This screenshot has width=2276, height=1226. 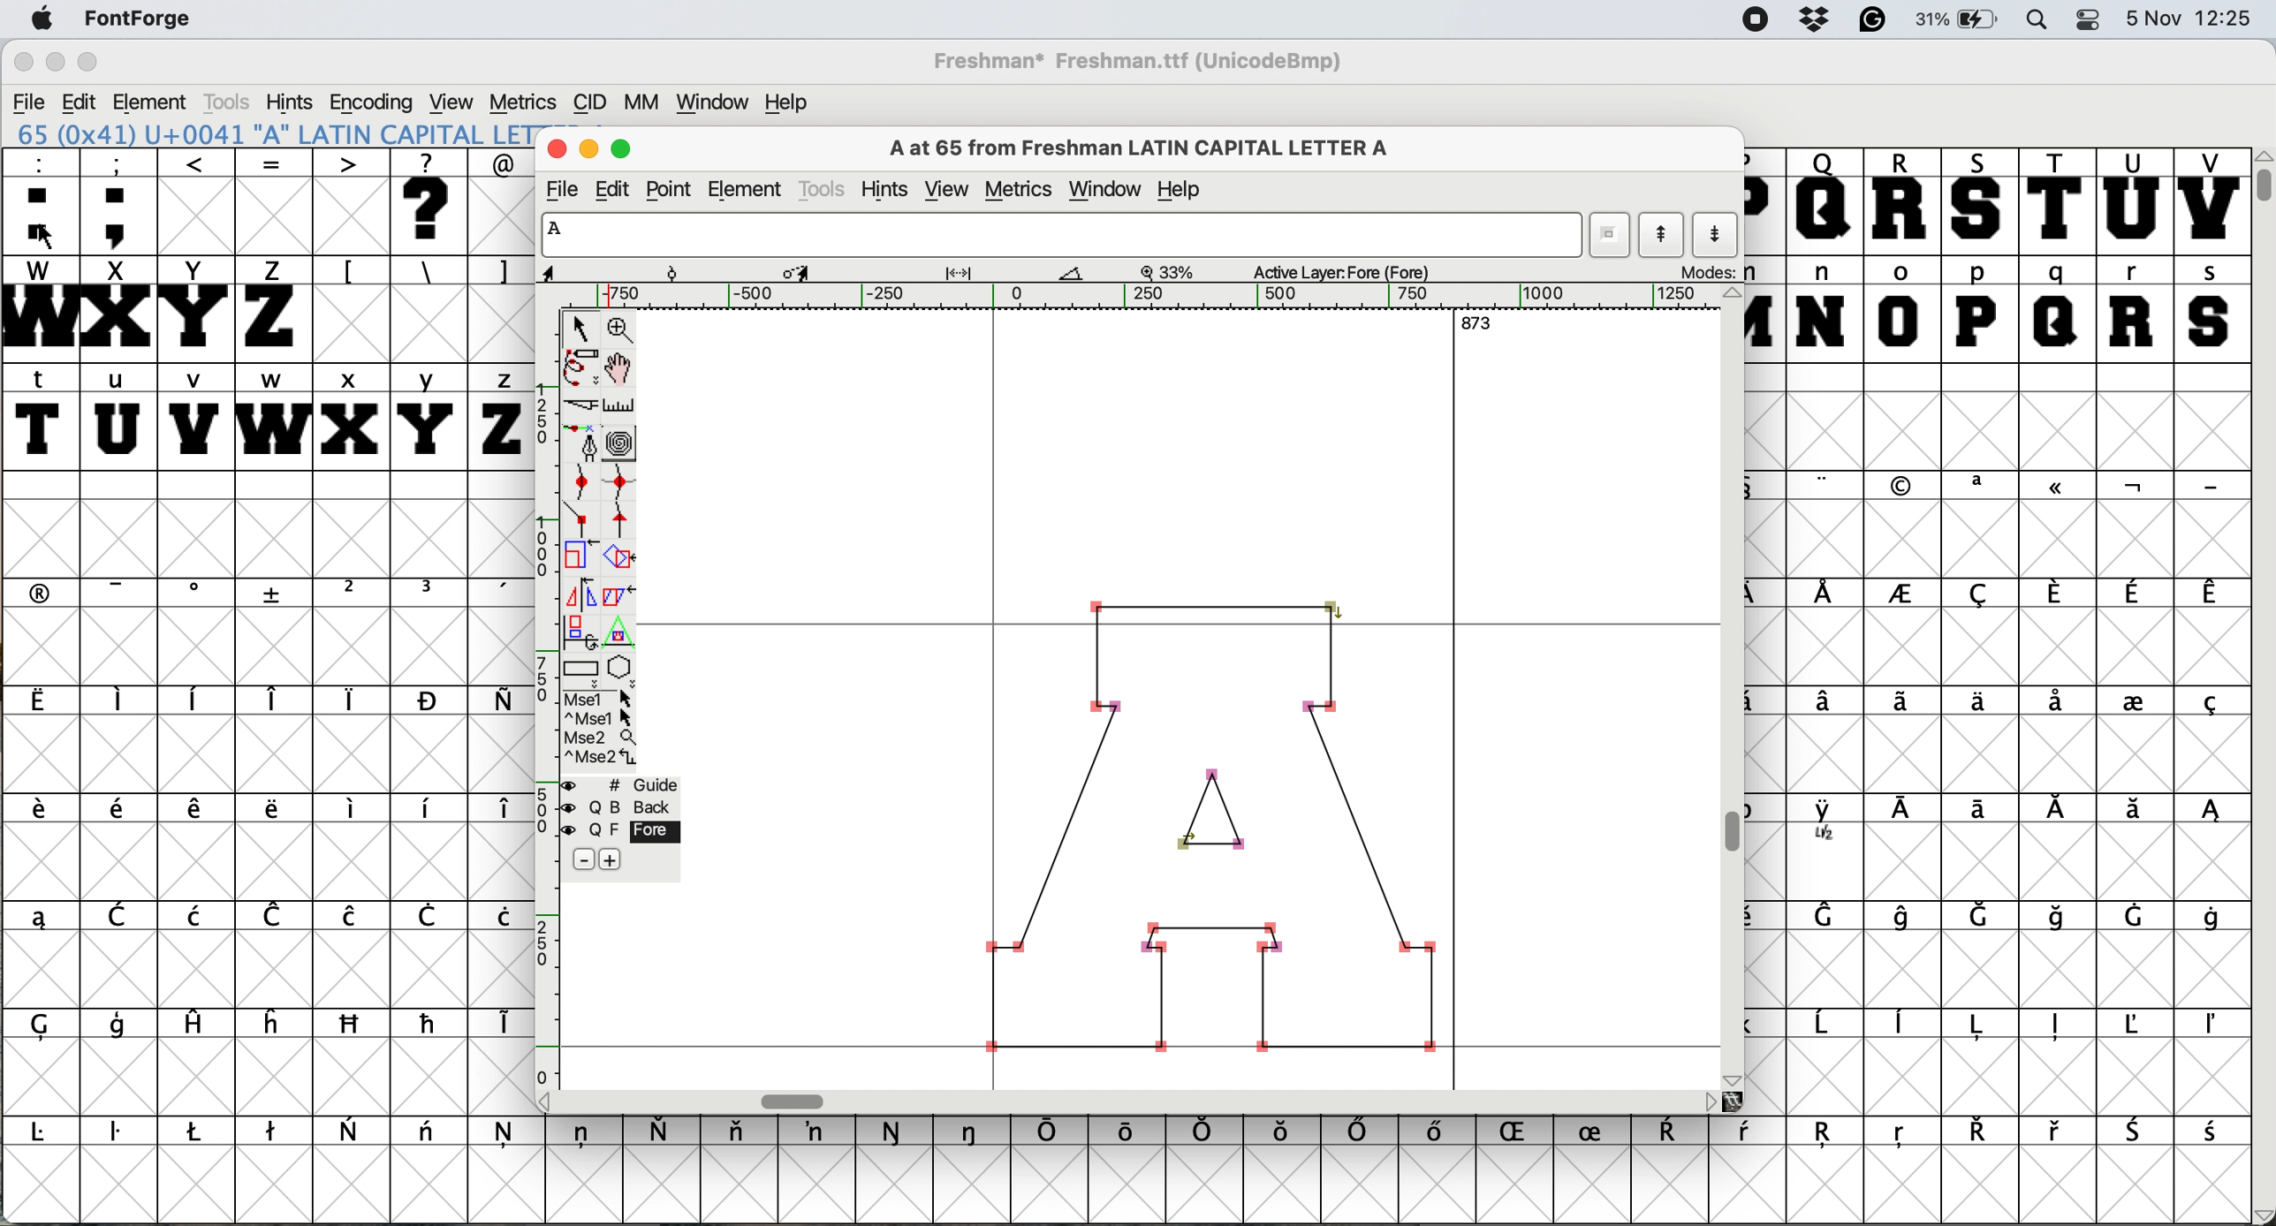 What do you see at coordinates (582, 596) in the screenshot?
I see `flip the selection` at bounding box center [582, 596].